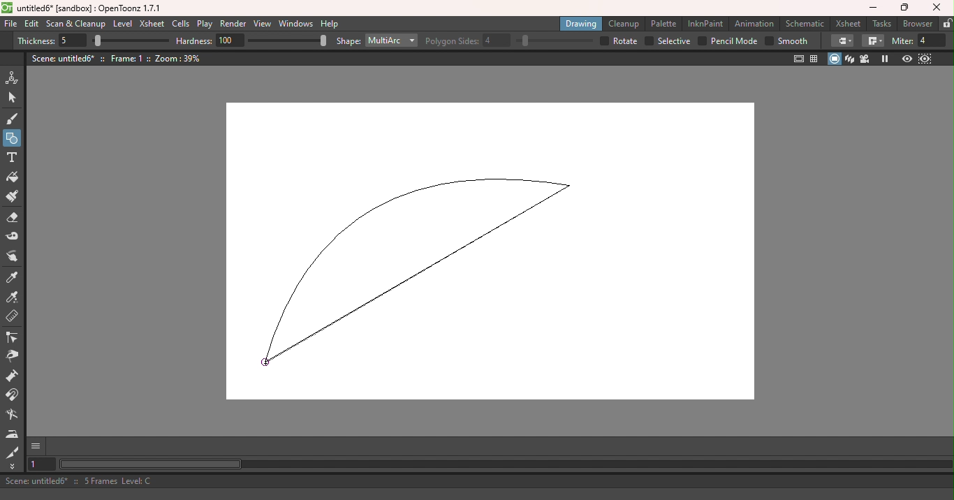 This screenshot has height=500, width=954. Describe the element at coordinates (122, 24) in the screenshot. I see `Level` at that location.